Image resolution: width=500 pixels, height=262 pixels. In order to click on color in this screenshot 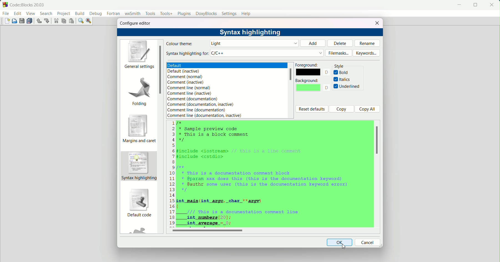, I will do `click(308, 88)`.